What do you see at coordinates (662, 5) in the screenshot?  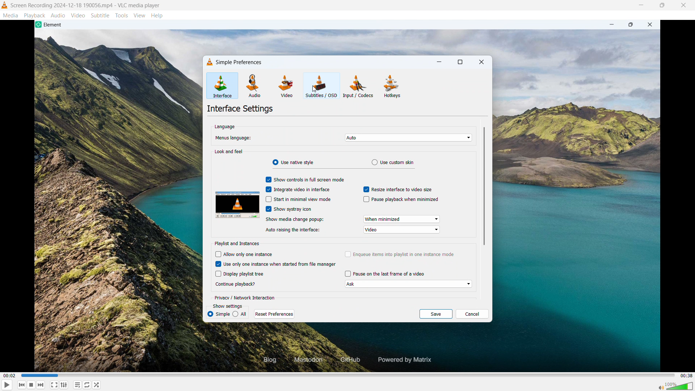 I see `Maximise ` at bounding box center [662, 5].